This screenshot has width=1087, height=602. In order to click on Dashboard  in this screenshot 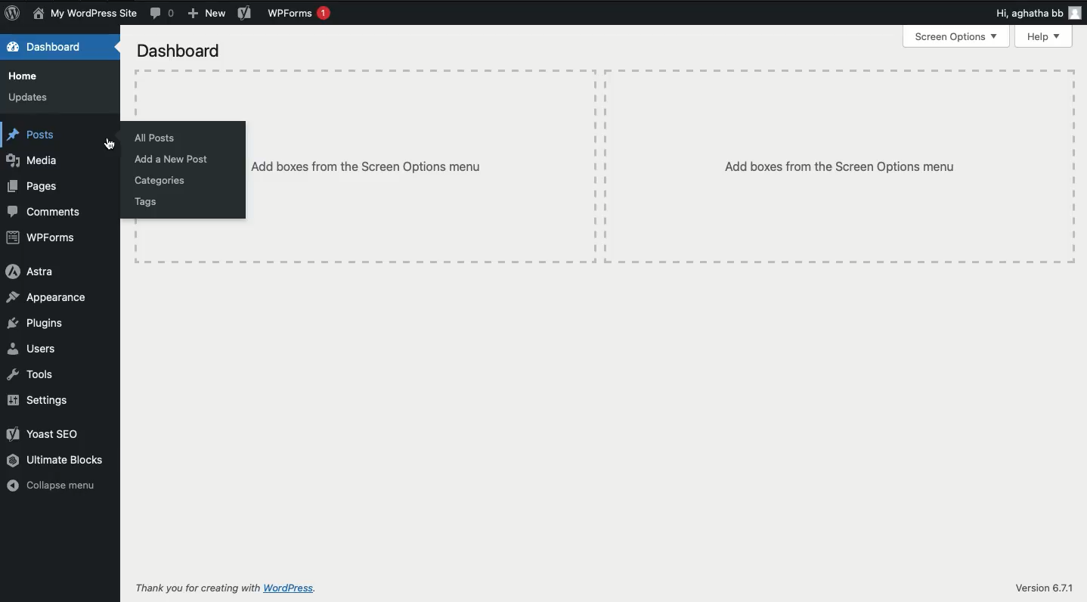, I will do `click(184, 53)`.